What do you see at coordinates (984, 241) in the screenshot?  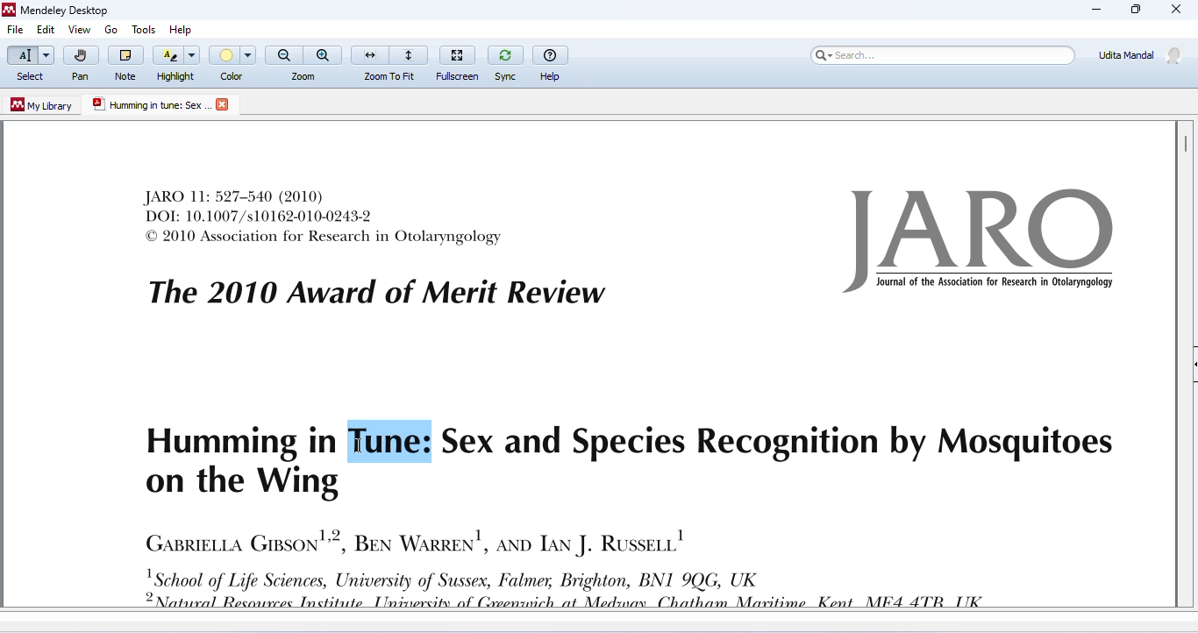 I see `JARO Journal of the Association for Research in Otolaryngology` at bounding box center [984, 241].